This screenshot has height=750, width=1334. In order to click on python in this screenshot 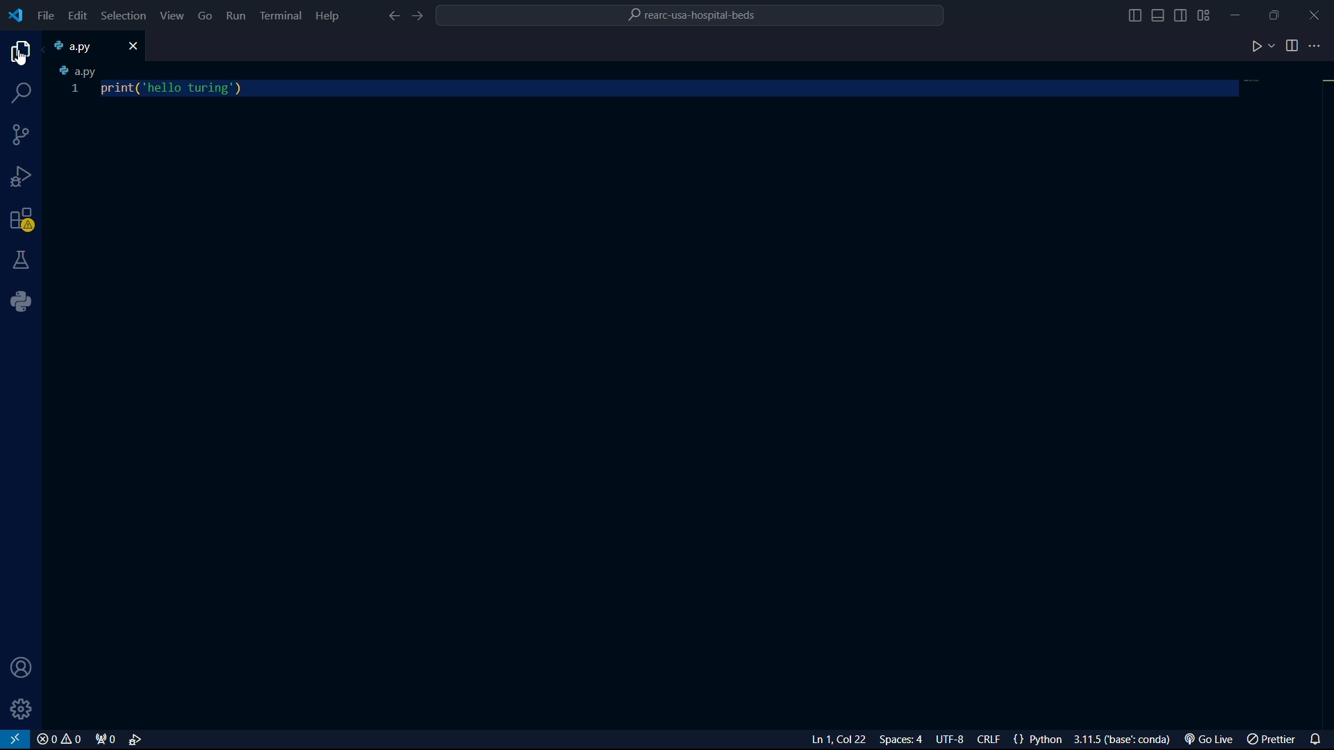, I will do `click(21, 300)`.